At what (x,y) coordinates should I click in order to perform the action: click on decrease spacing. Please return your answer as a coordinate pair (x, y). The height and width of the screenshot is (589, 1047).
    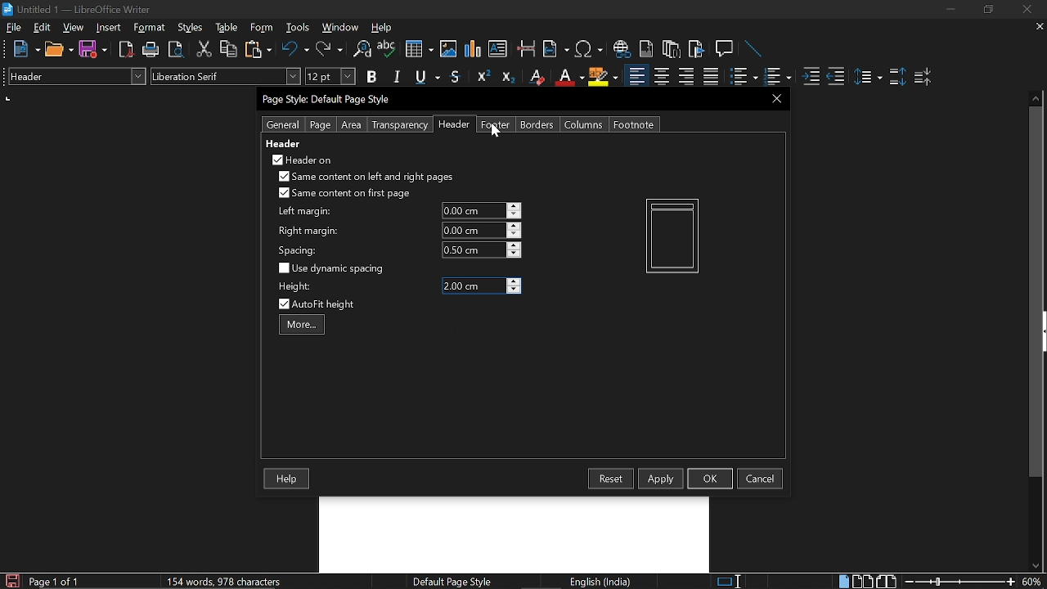
    Looking at the image, I should click on (514, 254).